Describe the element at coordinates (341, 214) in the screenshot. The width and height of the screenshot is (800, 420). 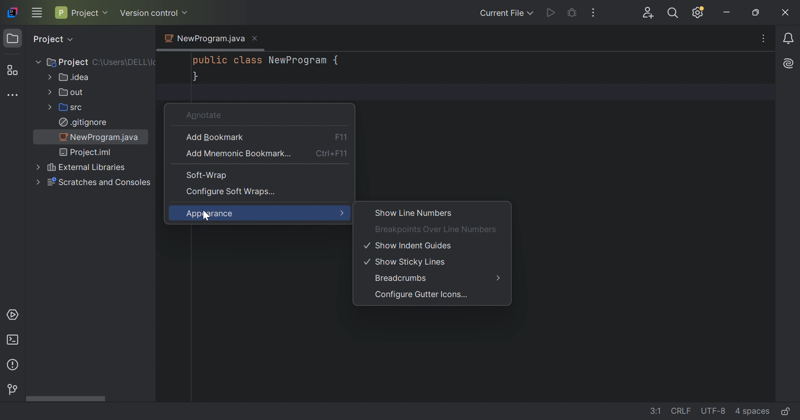
I see `More` at that location.